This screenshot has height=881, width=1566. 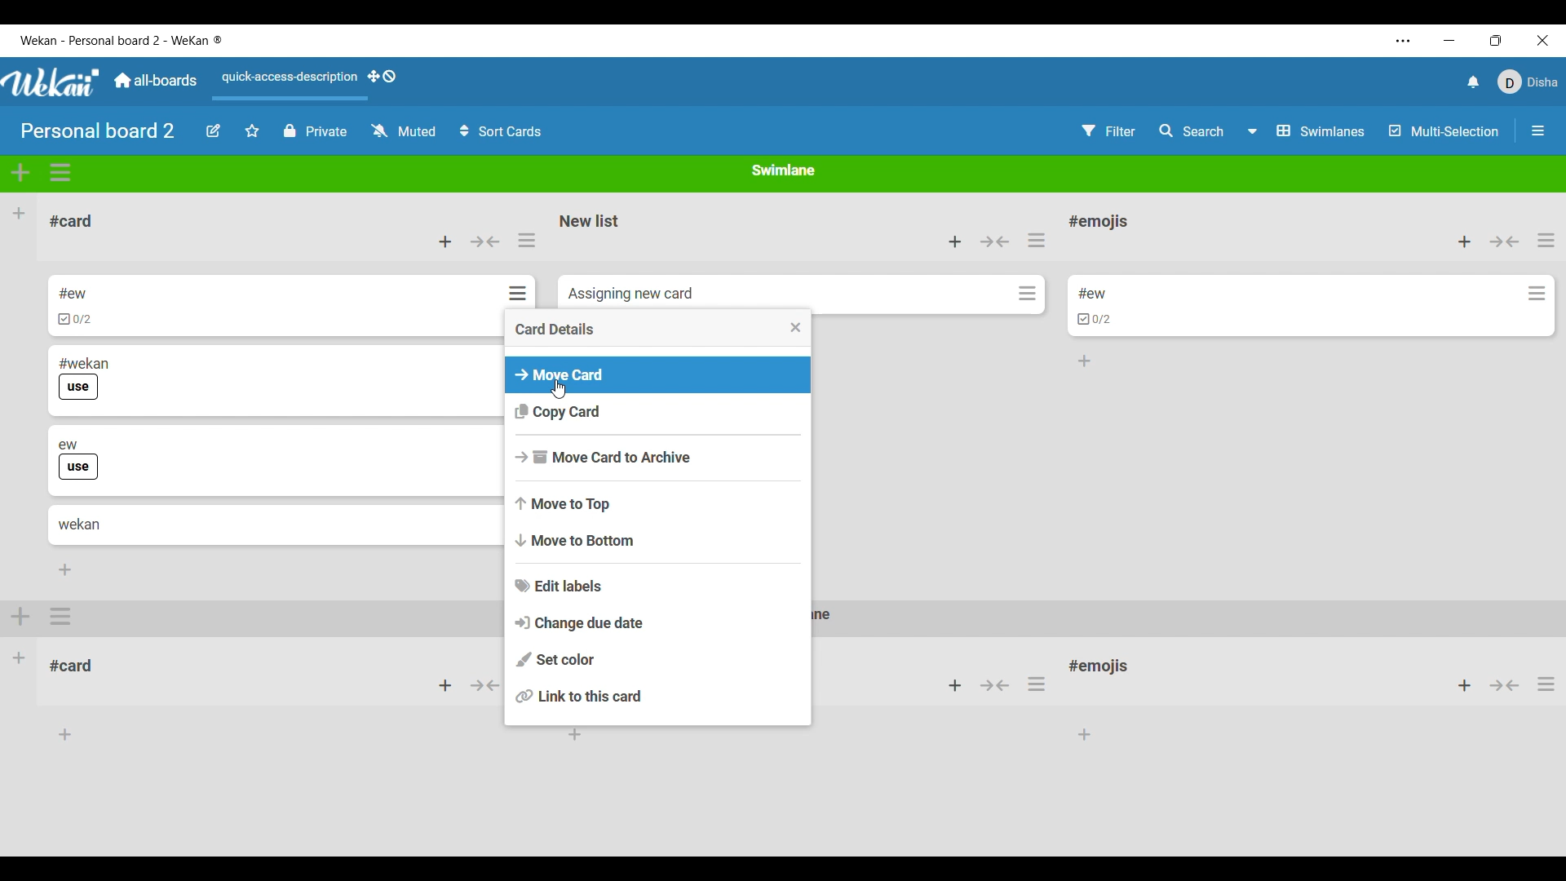 I want to click on Add swimlane, so click(x=21, y=172).